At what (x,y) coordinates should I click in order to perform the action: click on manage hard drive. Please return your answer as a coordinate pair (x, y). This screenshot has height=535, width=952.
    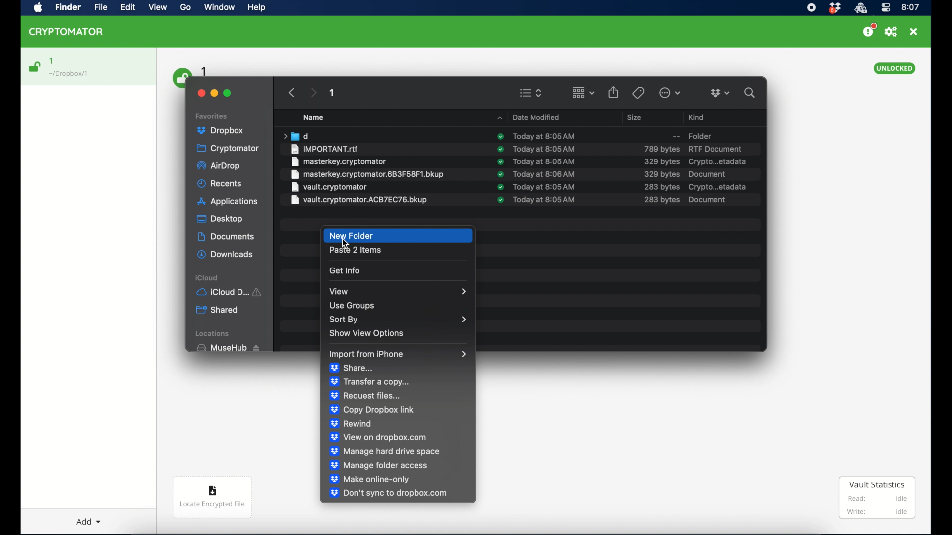
    Looking at the image, I should click on (384, 451).